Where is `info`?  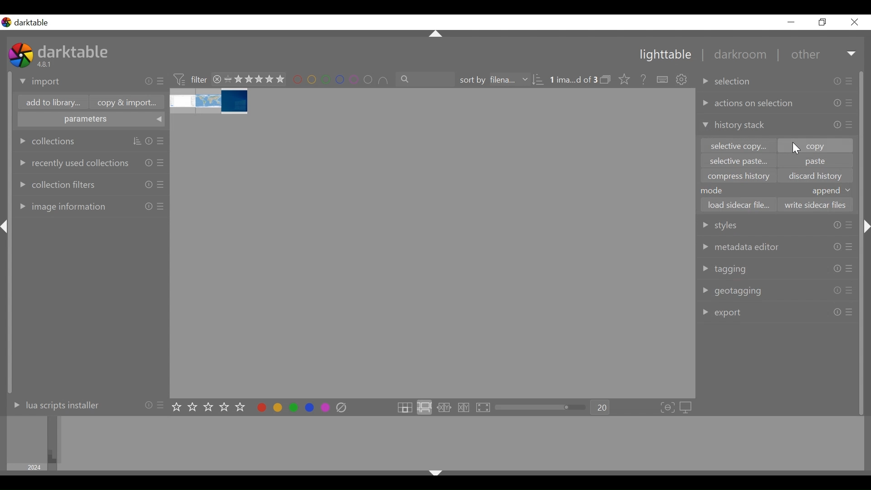 info is located at coordinates (837, 290).